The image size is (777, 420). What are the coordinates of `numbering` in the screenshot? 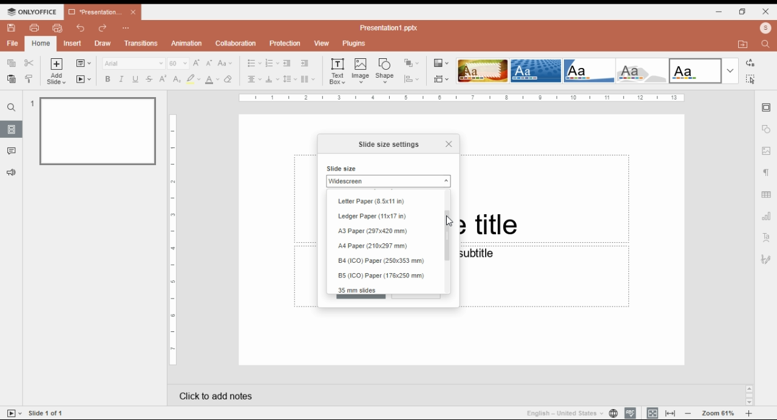 It's located at (272, 64).